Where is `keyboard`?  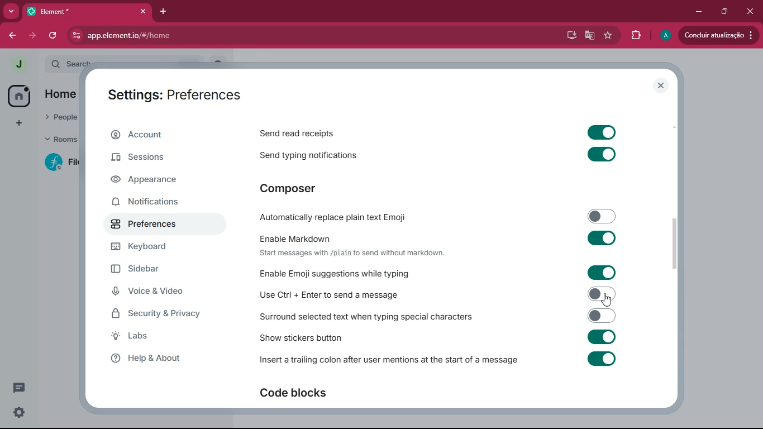
keyboard is located at coordinates (155, 249).